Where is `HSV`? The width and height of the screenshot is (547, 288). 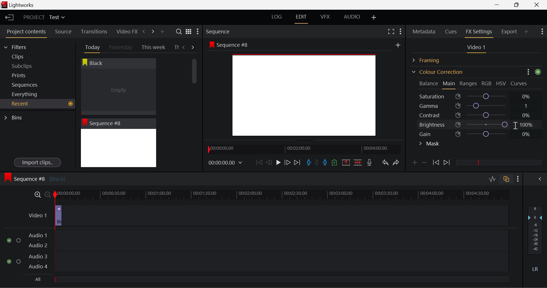
HSV is located at coordinates (501, 83).